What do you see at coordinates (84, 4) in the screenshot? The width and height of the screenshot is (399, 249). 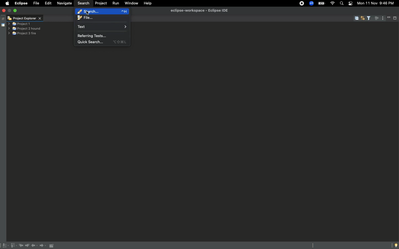 I see `Search` at bounding box center [84, 4].